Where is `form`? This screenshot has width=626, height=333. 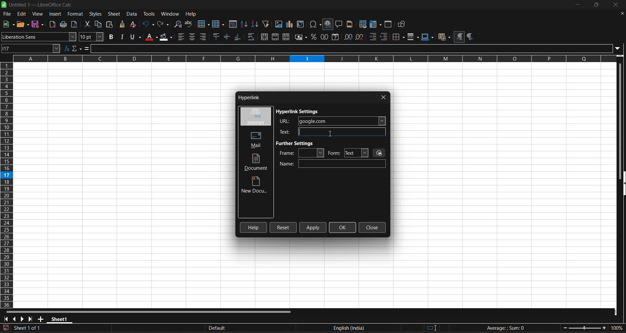
form is located at coordinates (348, 153).